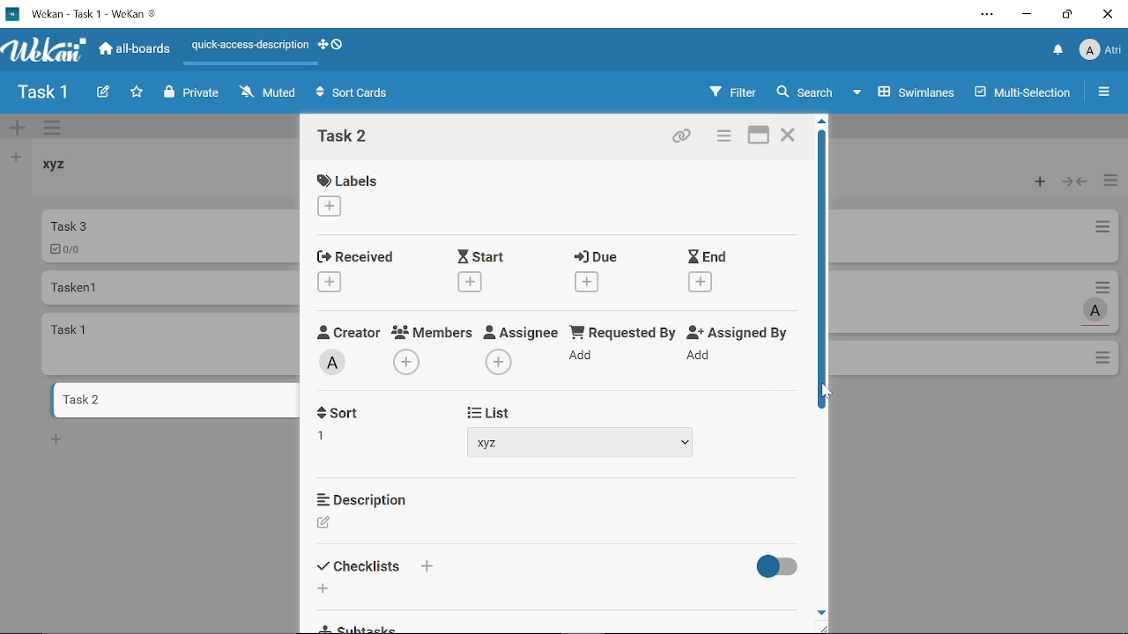 The width and height of the screenshot is (1128, 634). Describe the element at coordinates (1067, 14) in the screenshot. I see `Restore down` at that location.